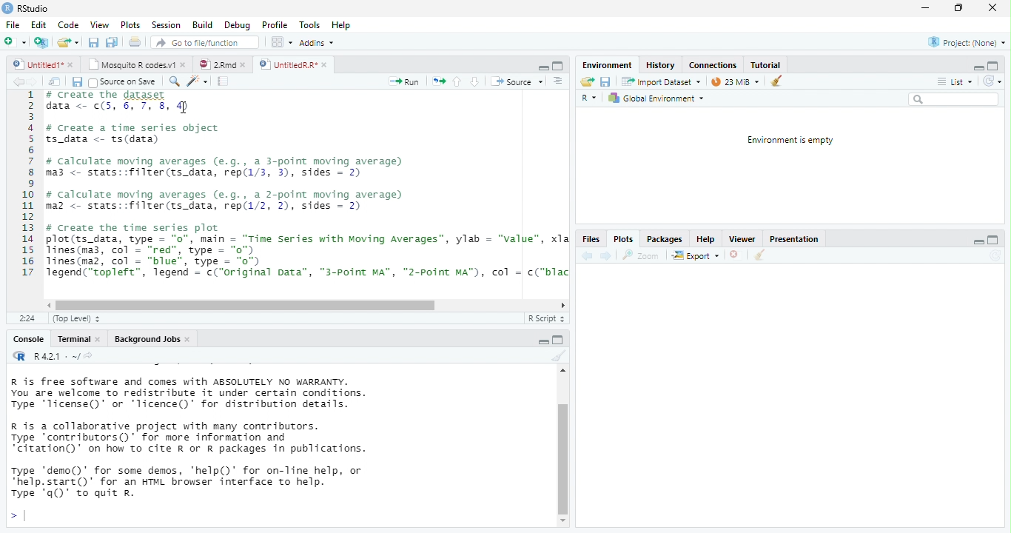 The height and width of the screenshot is (533, 1011). Describe the element at coordinates (36, 82) in the screenshot. I see `next` at that location.